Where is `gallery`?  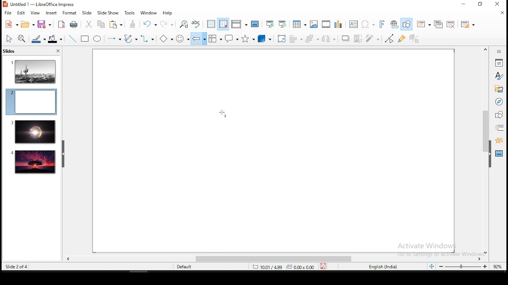 gallery is located at coordinates (499, 90).